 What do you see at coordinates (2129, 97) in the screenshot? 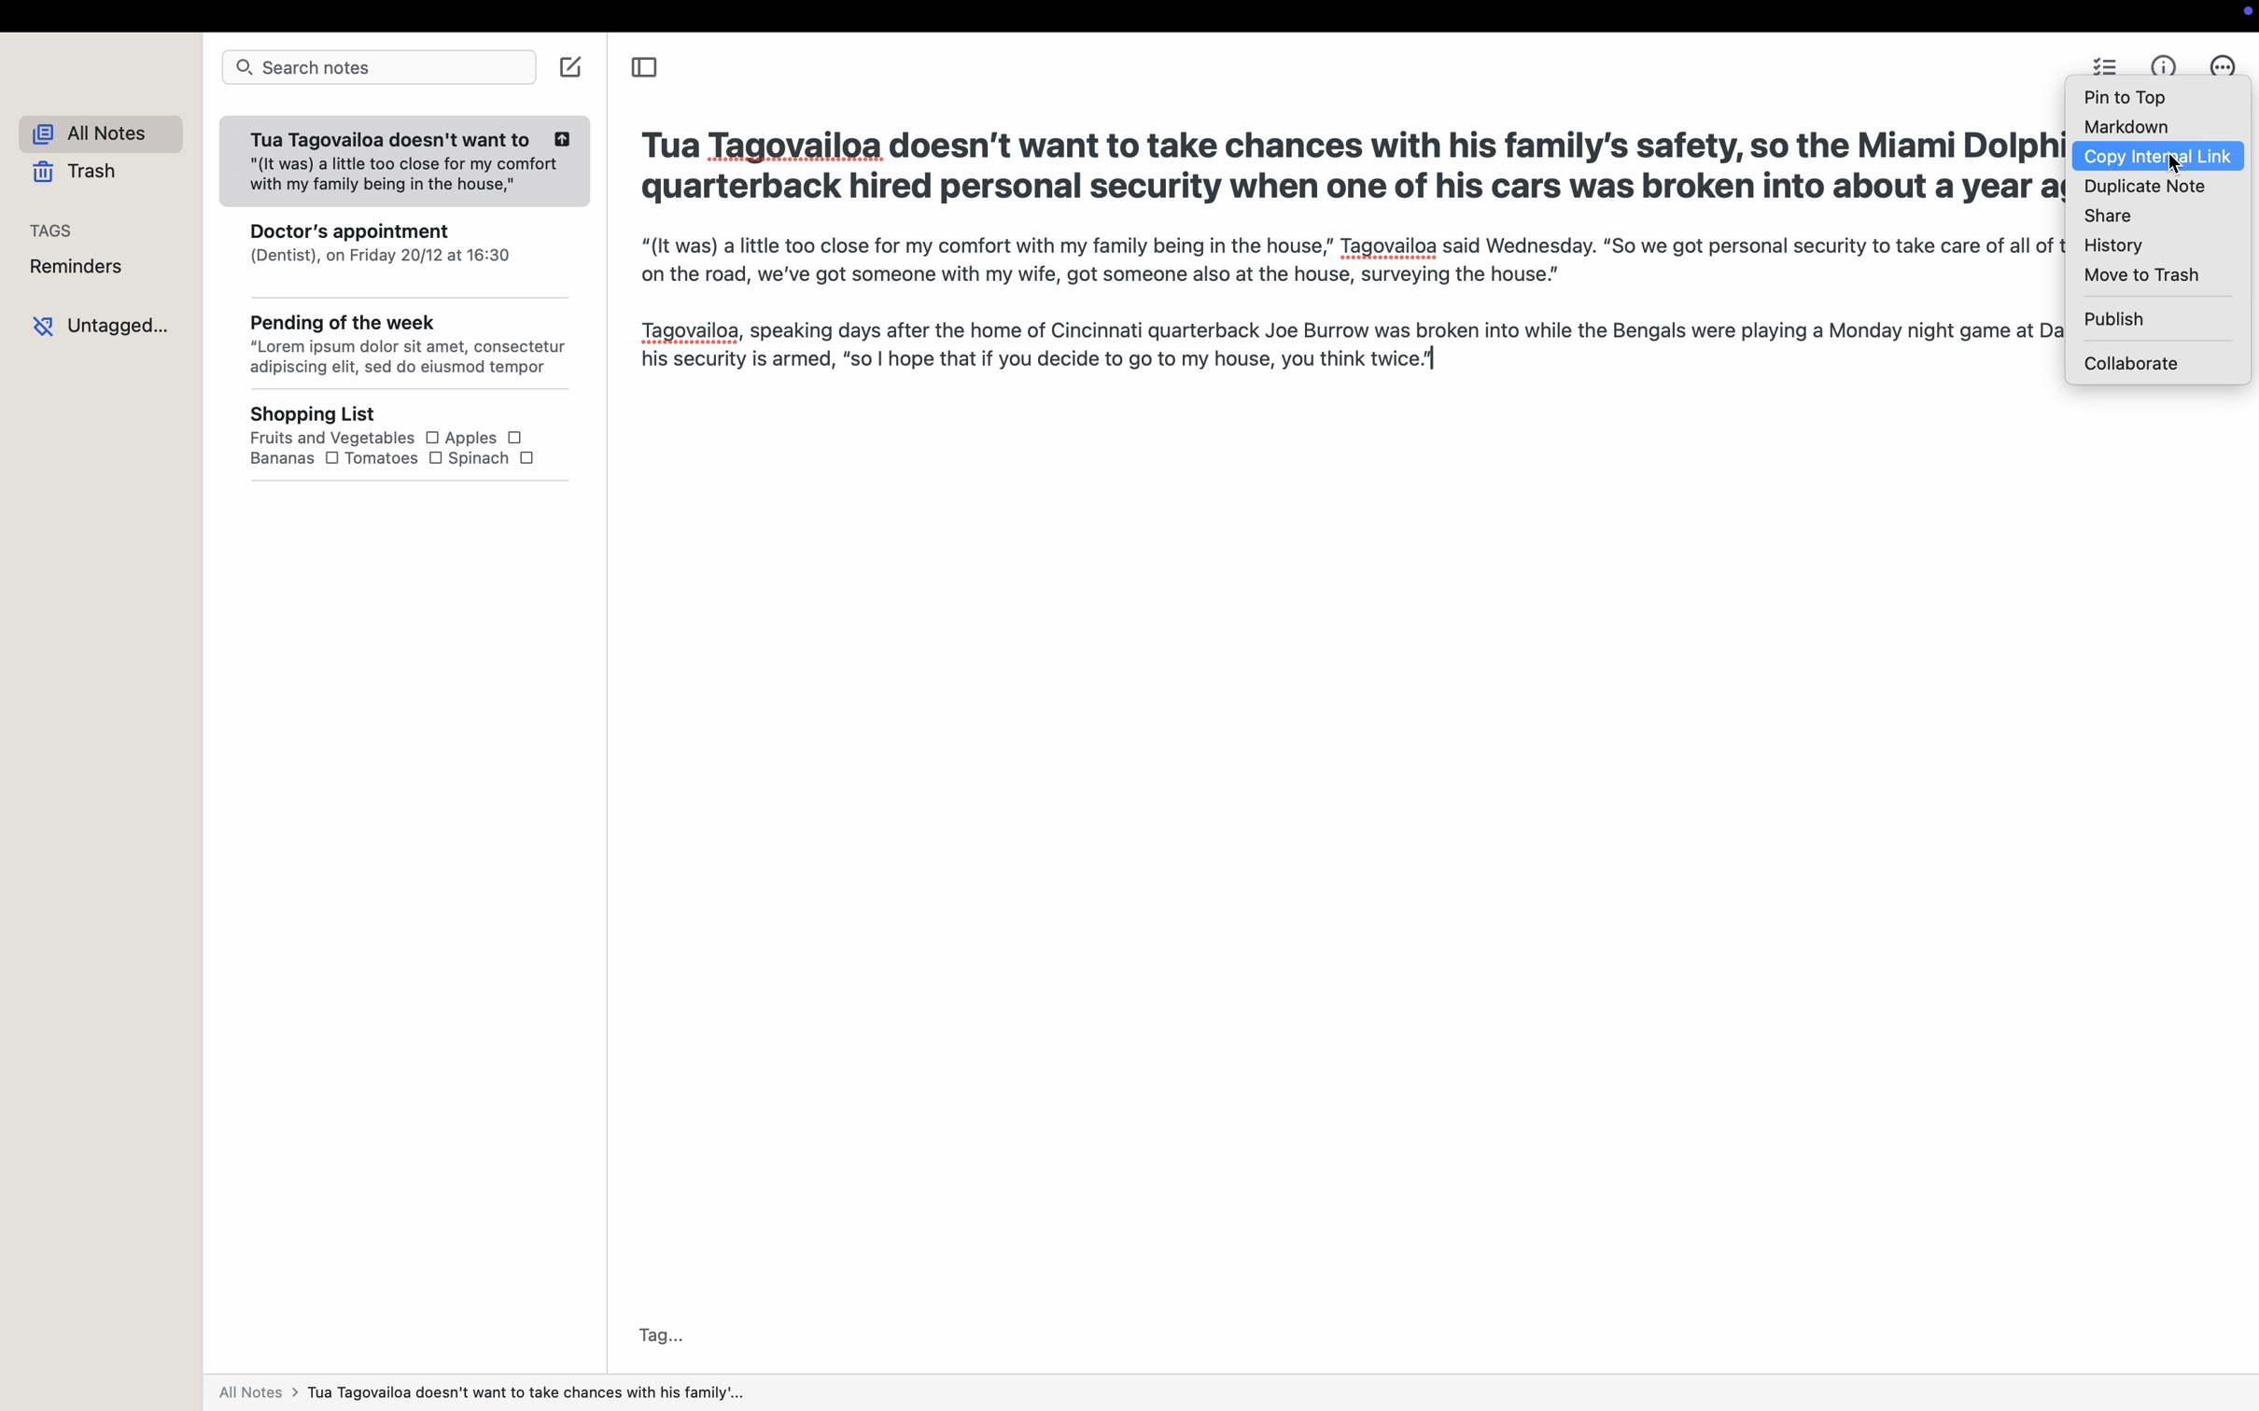
I see `pin to top` at bounding box center [2129, 97].